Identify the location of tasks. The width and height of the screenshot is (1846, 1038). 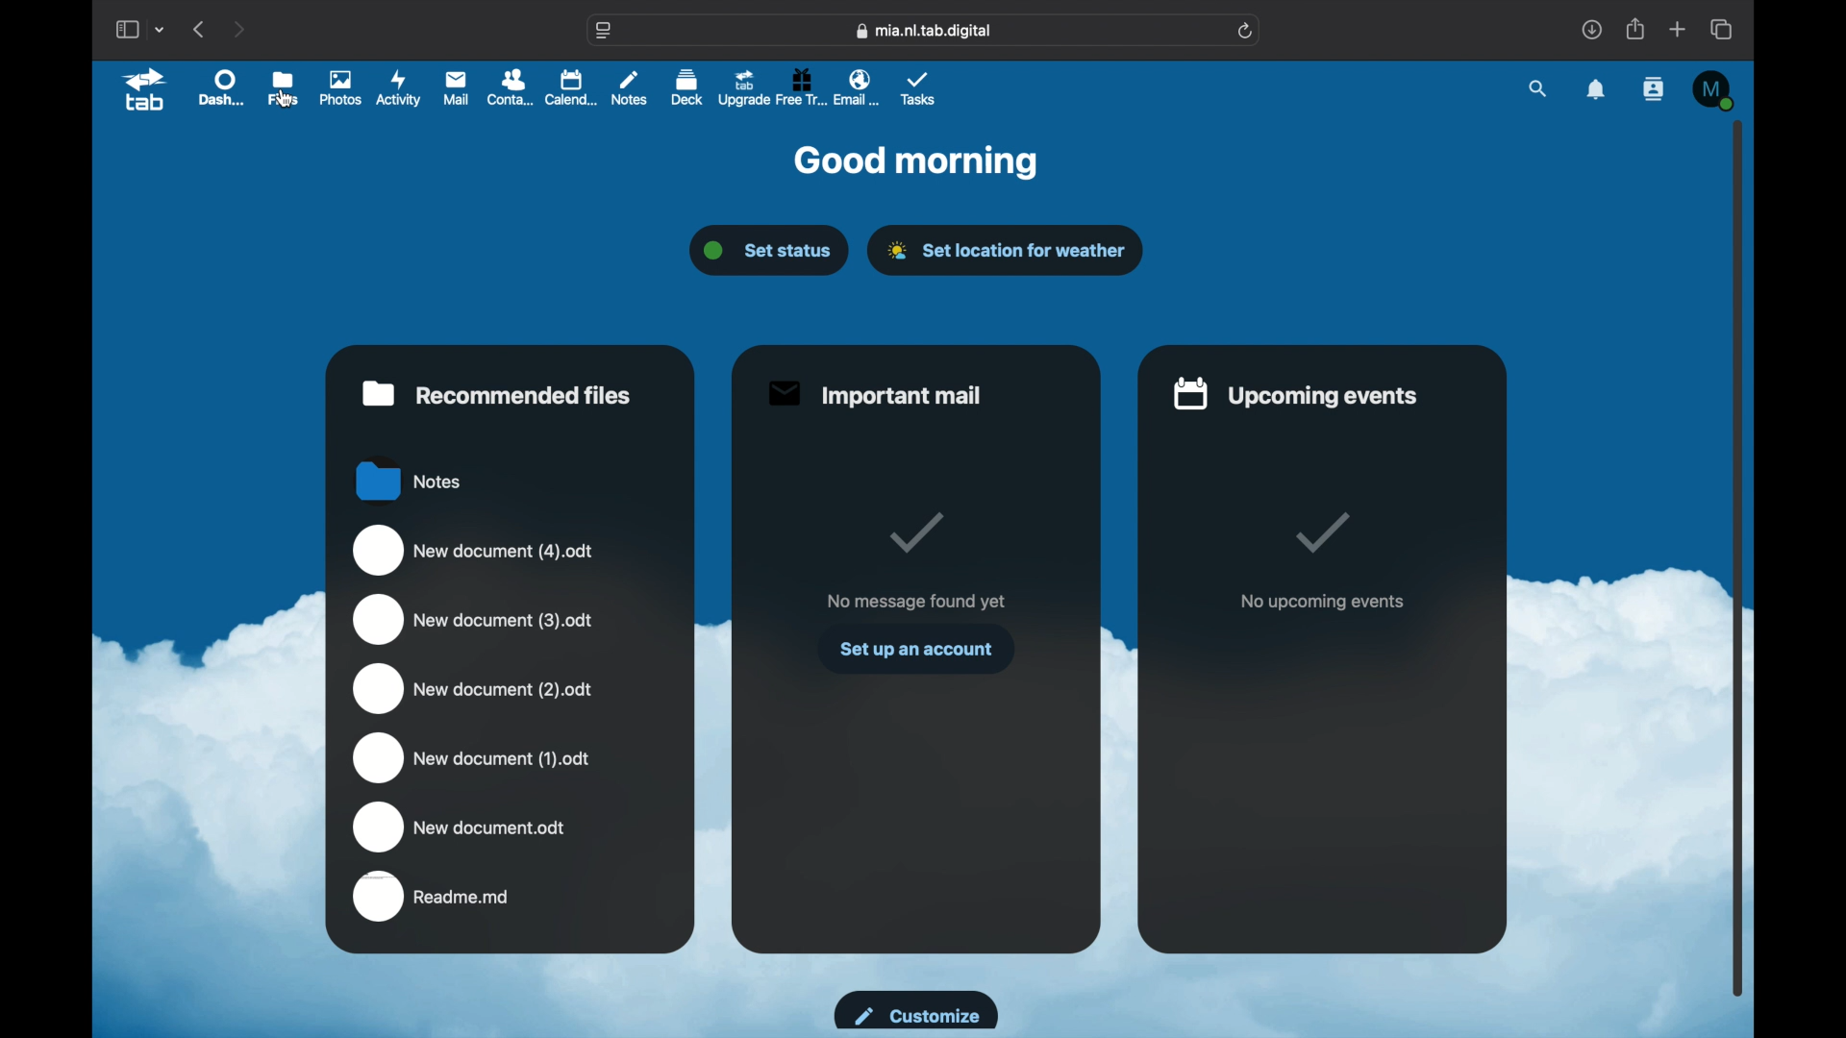
(918, 89).